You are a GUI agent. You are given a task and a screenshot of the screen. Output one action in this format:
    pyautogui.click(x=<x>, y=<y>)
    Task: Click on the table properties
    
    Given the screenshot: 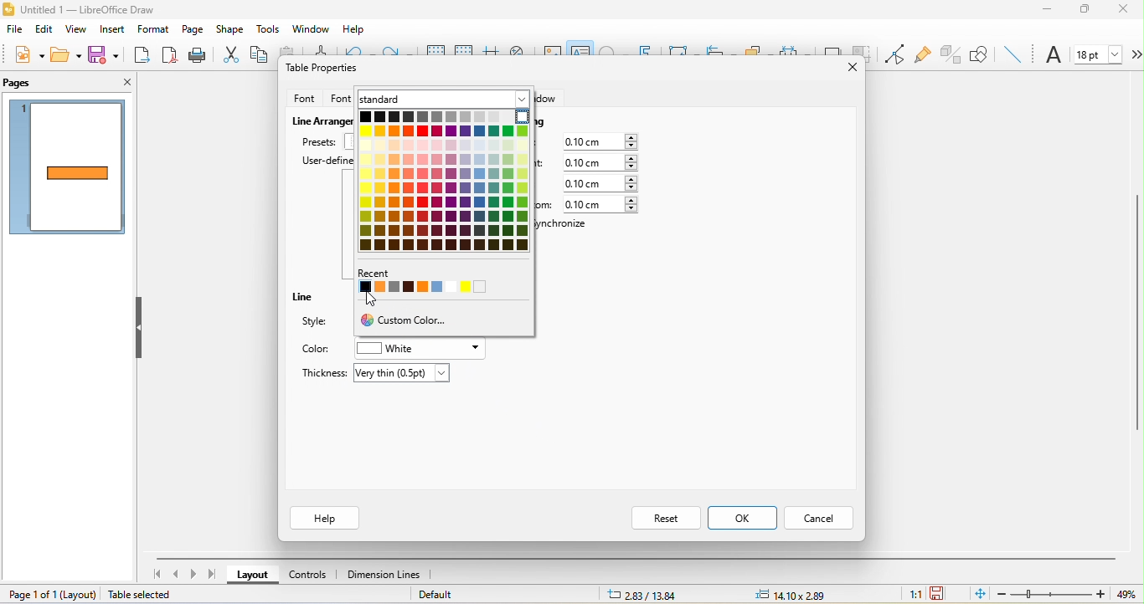 What is the action you would take?
    pyautogui.click(x=325, y=70)
    